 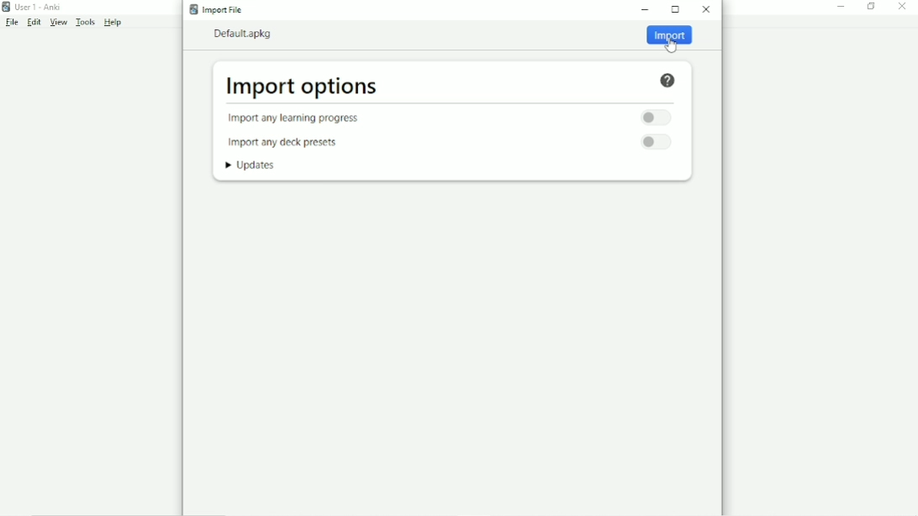 What do you see at coordinates (669, 39) in the screenshot?
I see `Import` at bounding box center [669, 39].